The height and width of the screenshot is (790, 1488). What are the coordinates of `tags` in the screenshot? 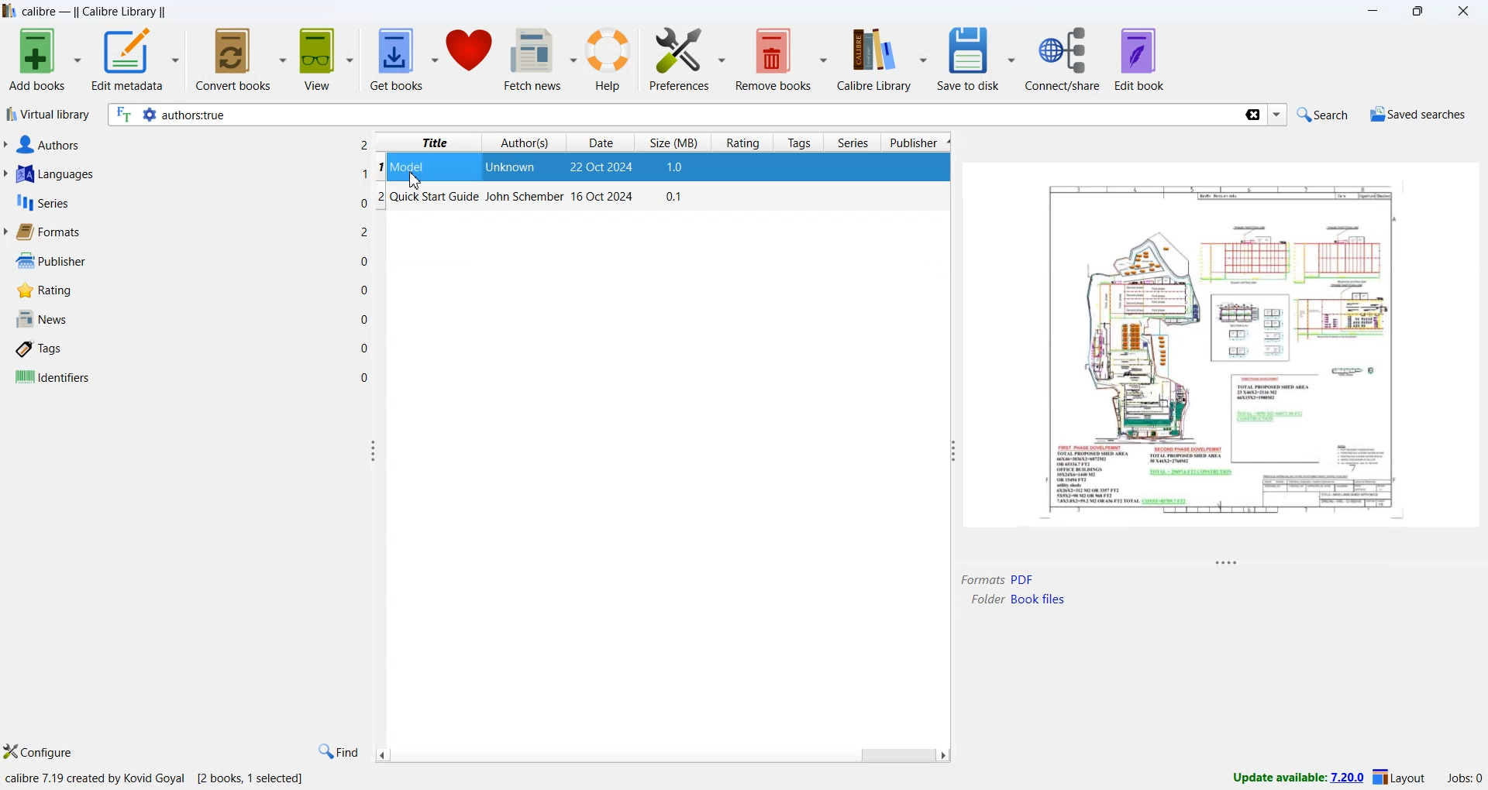 It's located at (801, 143).